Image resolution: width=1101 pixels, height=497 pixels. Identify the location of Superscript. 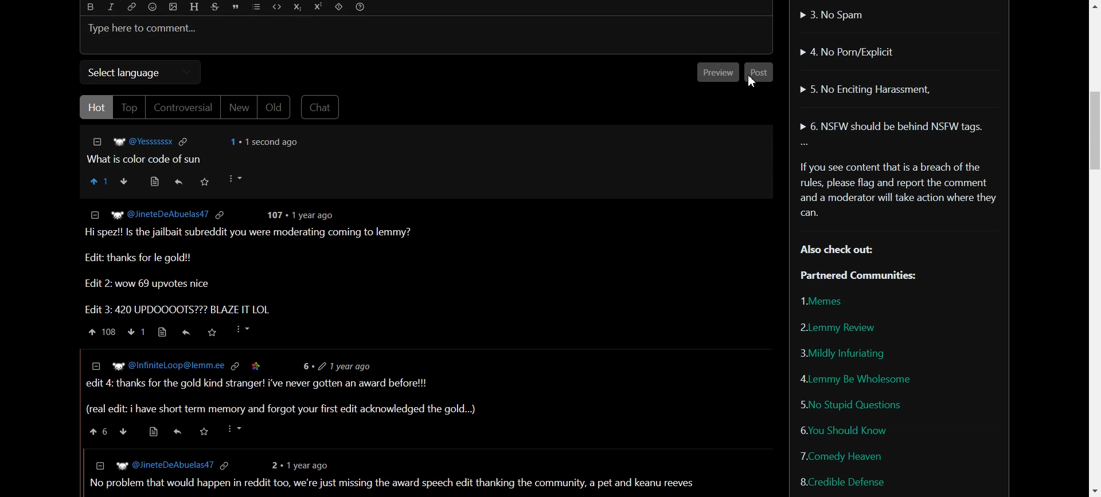
(318, 7).